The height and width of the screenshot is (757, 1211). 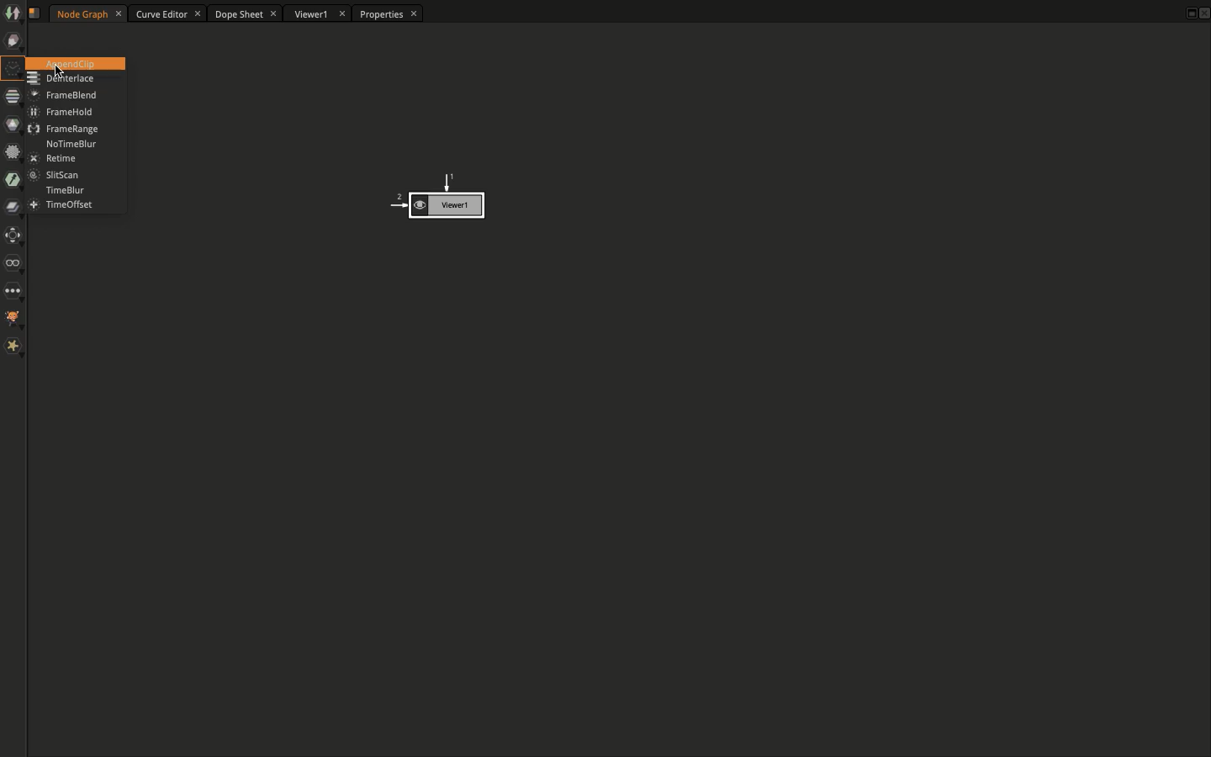 I want to click on Viewer node, so click(x=435, y=199).